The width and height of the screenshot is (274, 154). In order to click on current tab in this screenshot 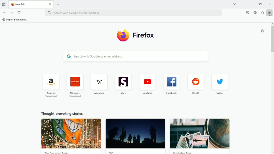, I will do `click(28, 4)`.